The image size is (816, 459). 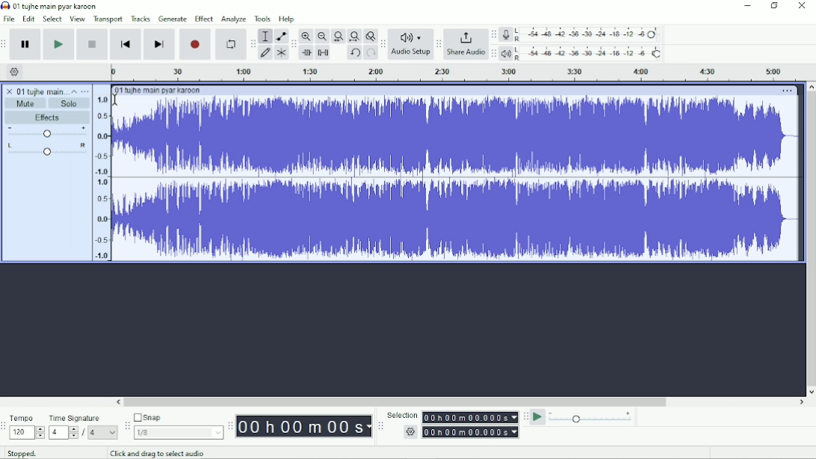 What do you see at coordinates (538, 417) in the screenshot?
I see `Play-at-speed` at bounding box center [538, 417].